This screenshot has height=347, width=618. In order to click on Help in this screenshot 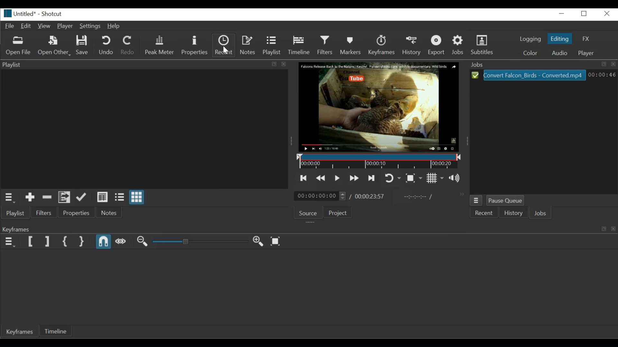, I will do `click(115, 26)`.